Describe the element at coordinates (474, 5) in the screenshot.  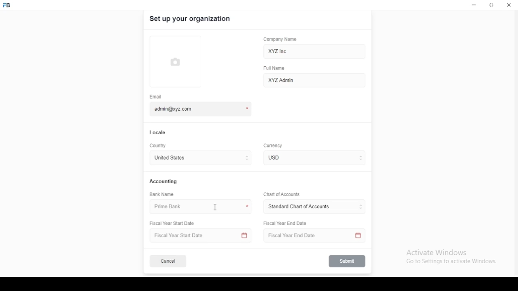
I see `minimize` at that location.